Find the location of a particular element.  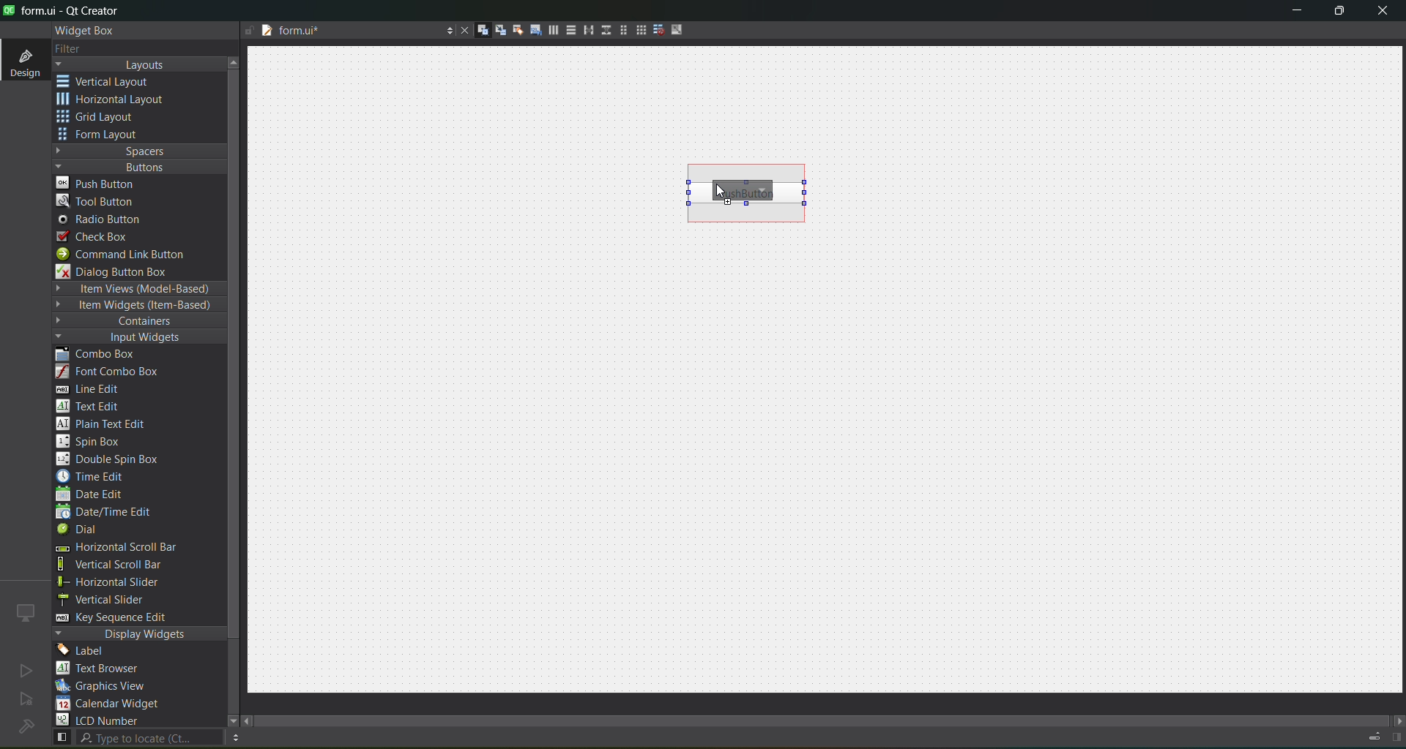

combo box is located at coordinates (106, 355).